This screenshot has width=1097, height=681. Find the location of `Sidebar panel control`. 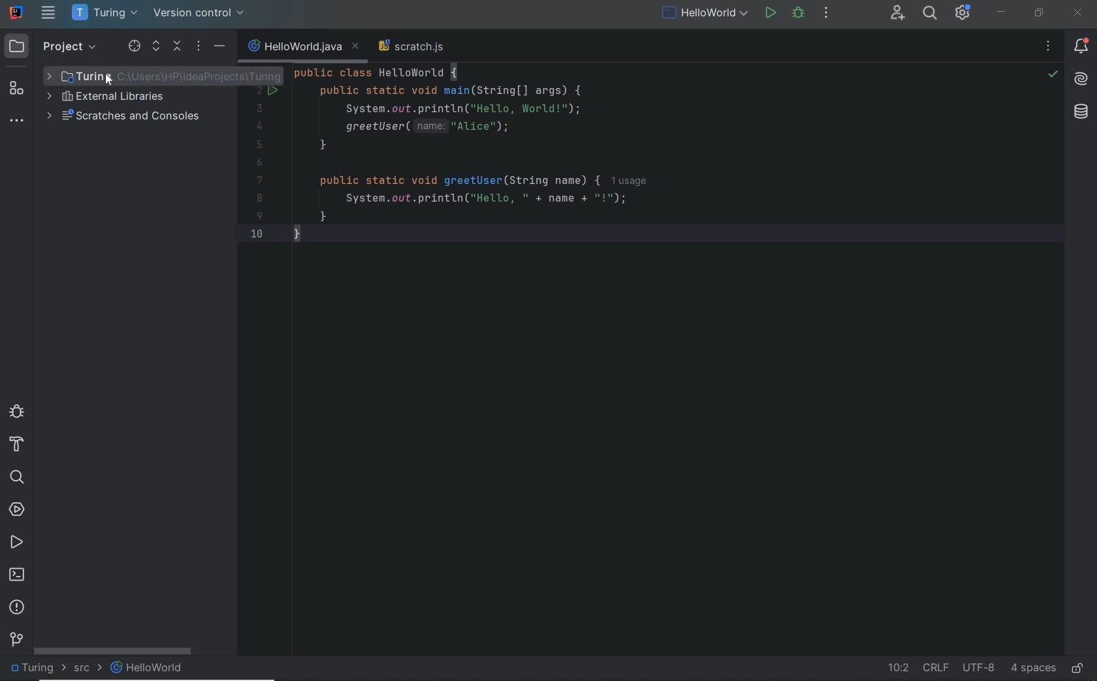

Sidebar panel control is located at coordinates (176, 47).